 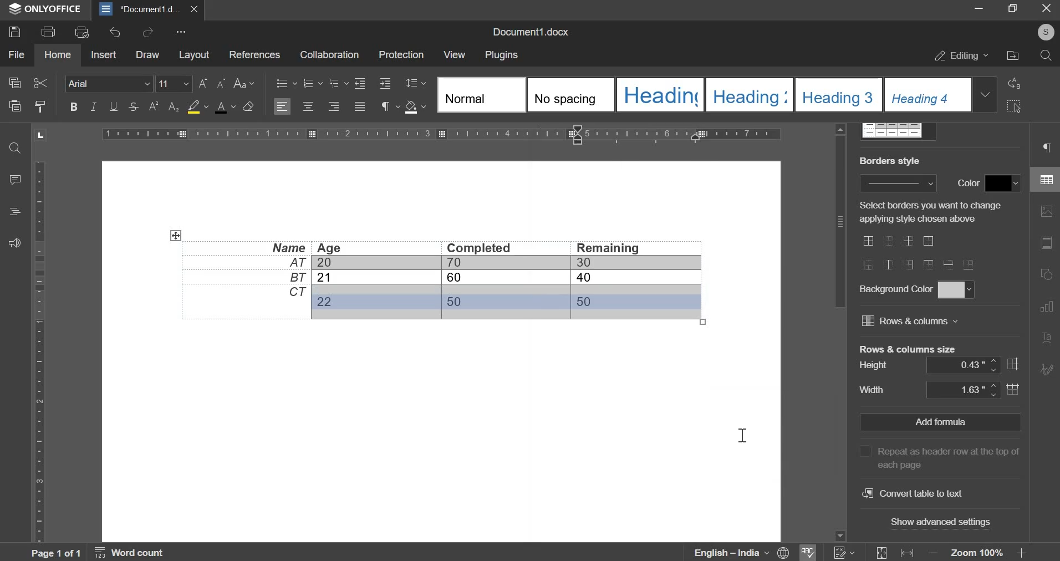 I want to click on fit, so click(x=894, y=552).